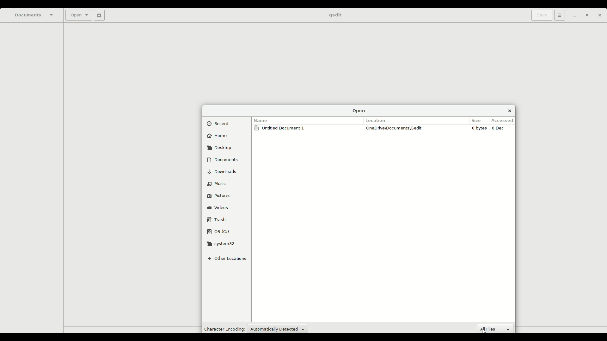 Image resolution: width=607 pixels, height=341 pixels. I want to click on Recent, so click(221, 124).